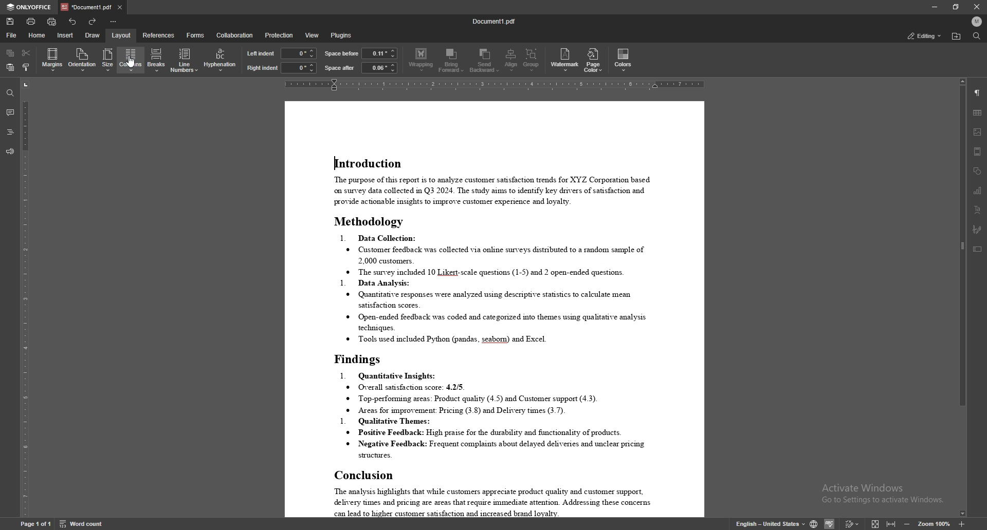  Describe the element at coordinates (565, 60) in the screenshot. I see `watermark` at that location.